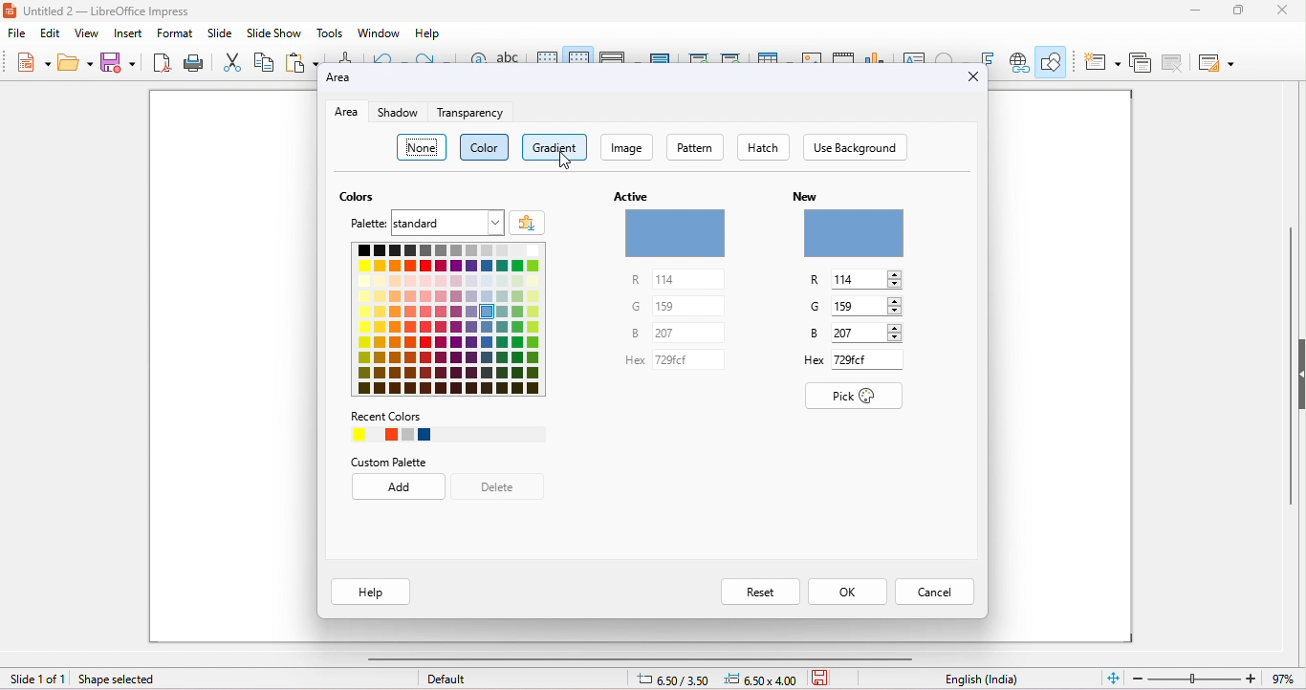  What do you see at coordinates (350, 80) in the screenshot?
I see `area` at bounding box center [350, 80].